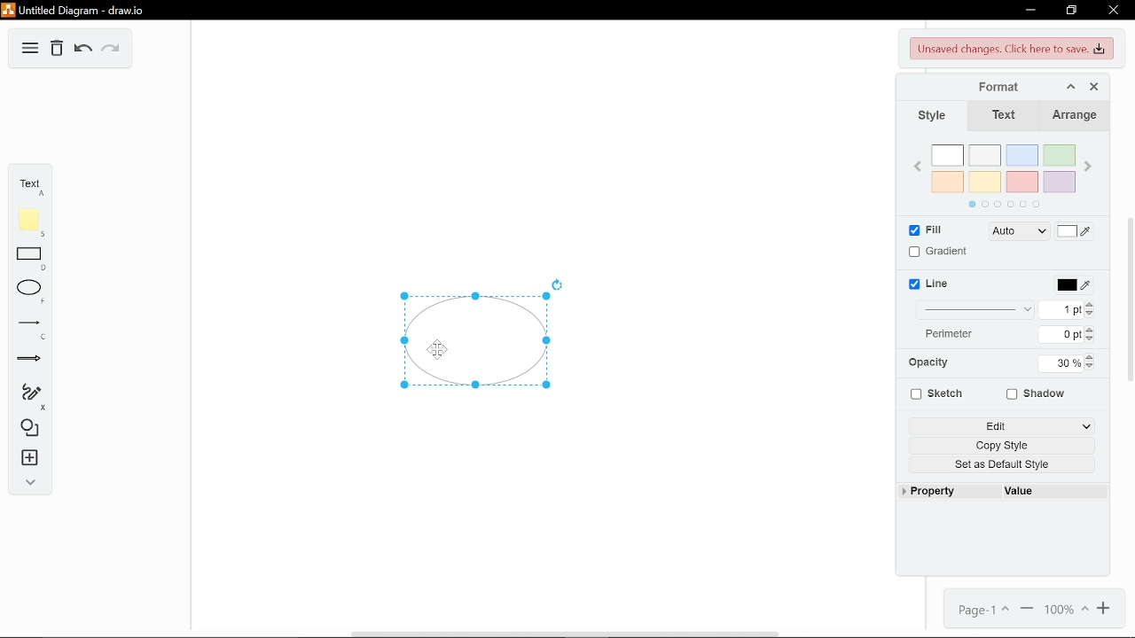  What do you see at coordinates (30, 183) in the screenshot?
I see `Add text` at bounding box center [30, 183].